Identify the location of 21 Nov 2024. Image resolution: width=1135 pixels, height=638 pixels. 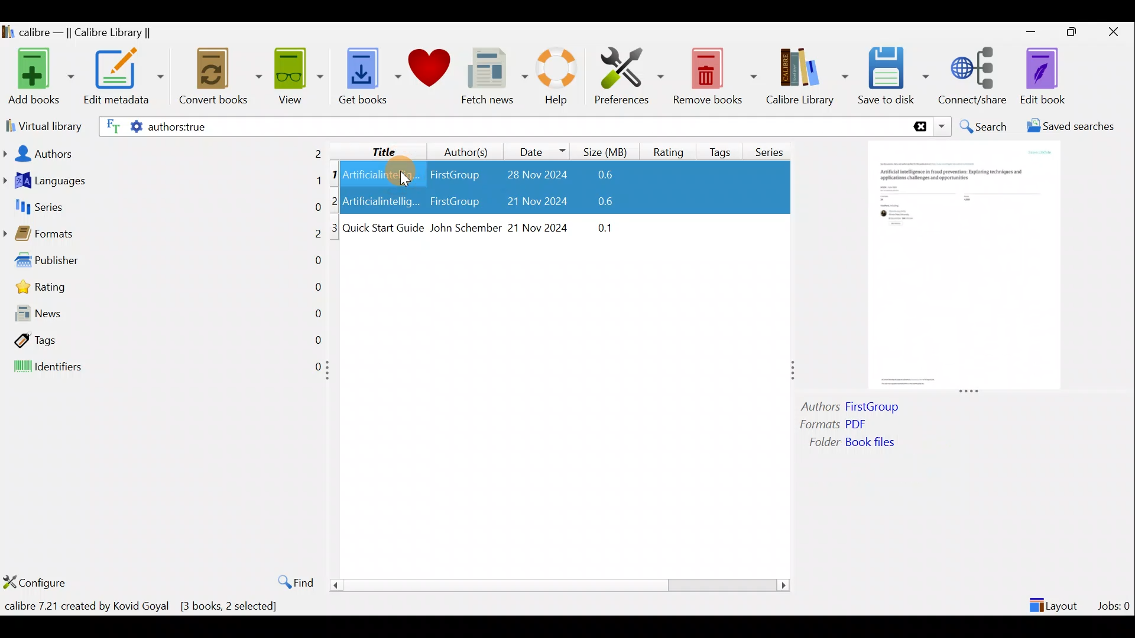
(539, 226).